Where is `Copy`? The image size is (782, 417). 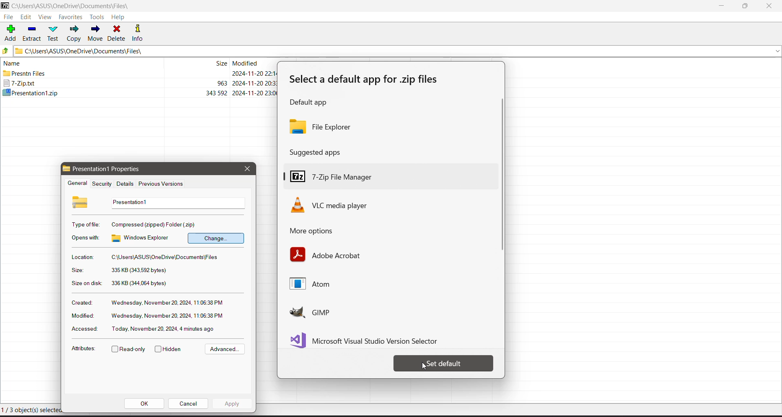 Copy is located at coordinates (75, 33).